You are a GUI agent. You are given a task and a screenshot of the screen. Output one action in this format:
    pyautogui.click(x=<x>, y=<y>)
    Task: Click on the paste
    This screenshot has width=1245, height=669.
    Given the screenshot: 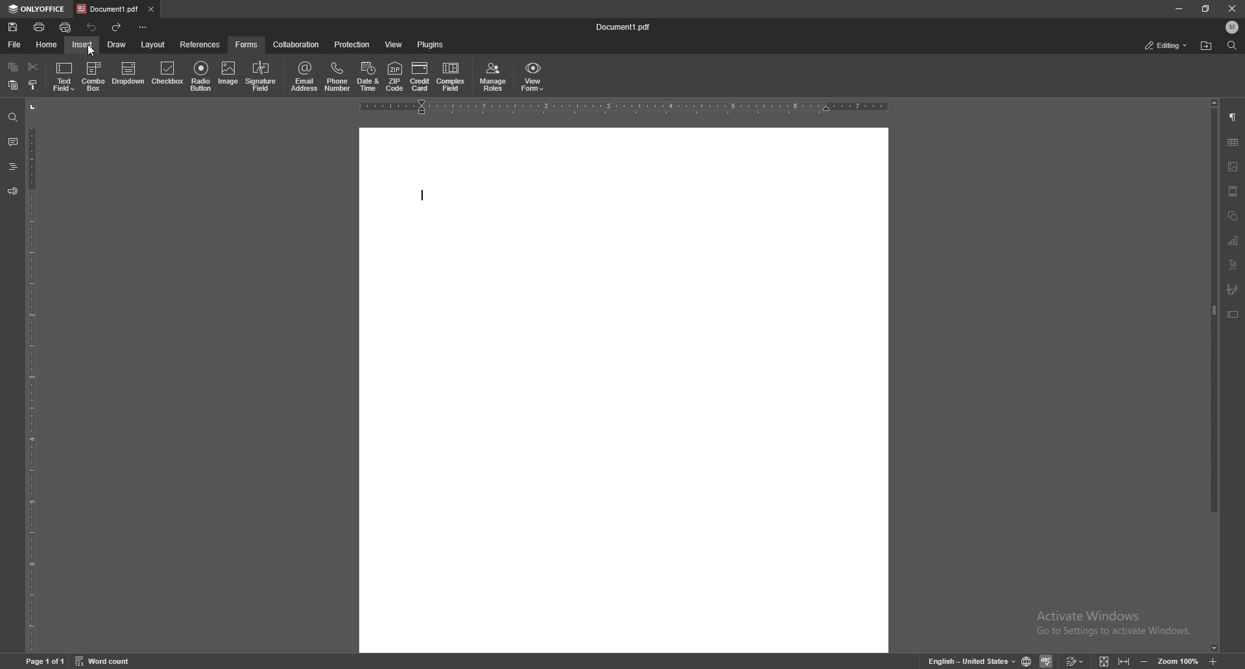 What is the action you would take?
    pyautogui.click(x=12, y=85)
    